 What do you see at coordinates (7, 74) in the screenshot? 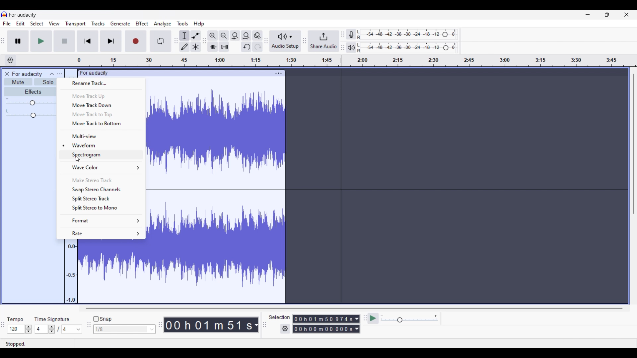
I see `Close track` at bounding box center [7, 74].